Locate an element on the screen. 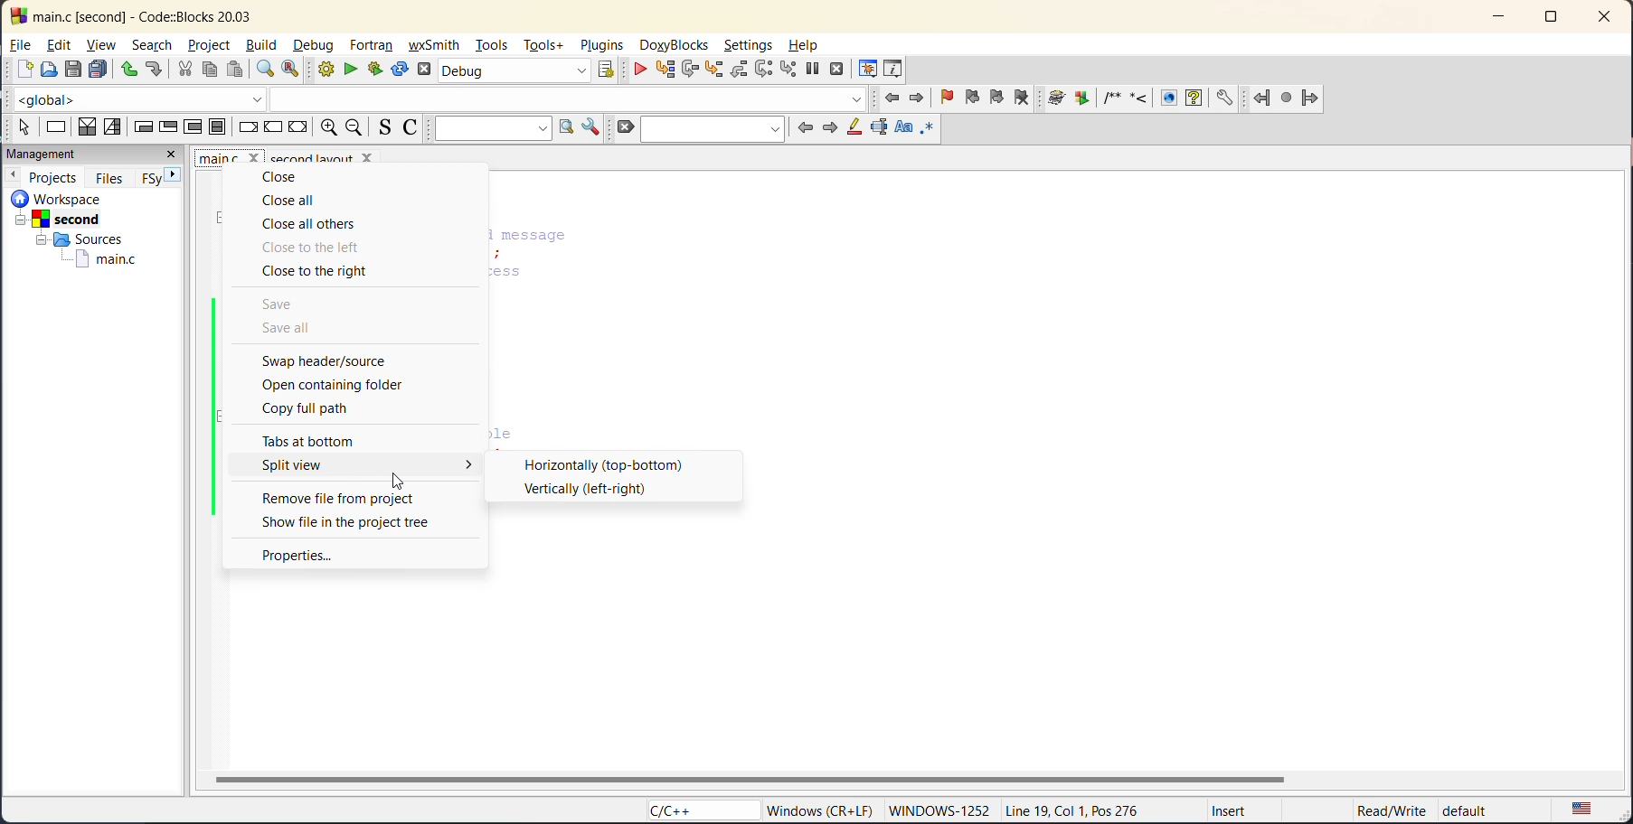 This screenshot has height=824, width=1633. close all is located at coordinates (291, 201).